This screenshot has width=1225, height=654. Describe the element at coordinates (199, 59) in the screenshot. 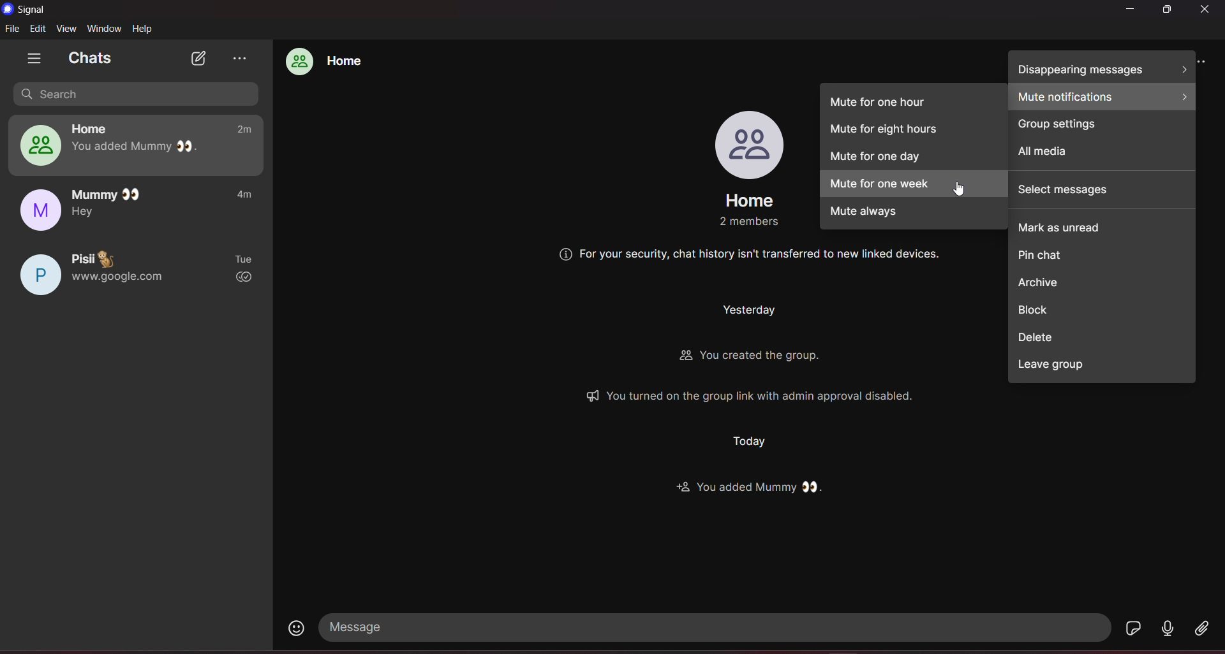

I see `new chat` at that location.